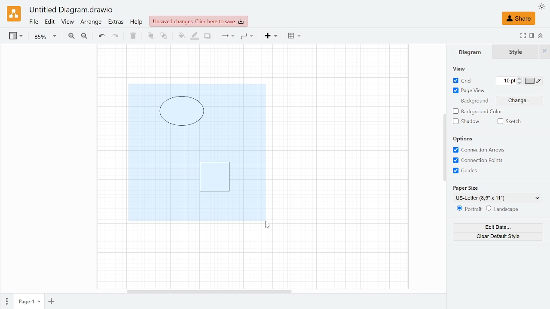 This screenshot has height=309, width=550. I want to click on Unsaved changes. click here to save, so click(199, 21).